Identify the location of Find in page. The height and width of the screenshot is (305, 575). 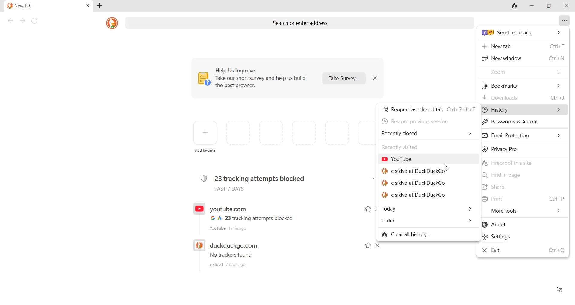
(523, 175).